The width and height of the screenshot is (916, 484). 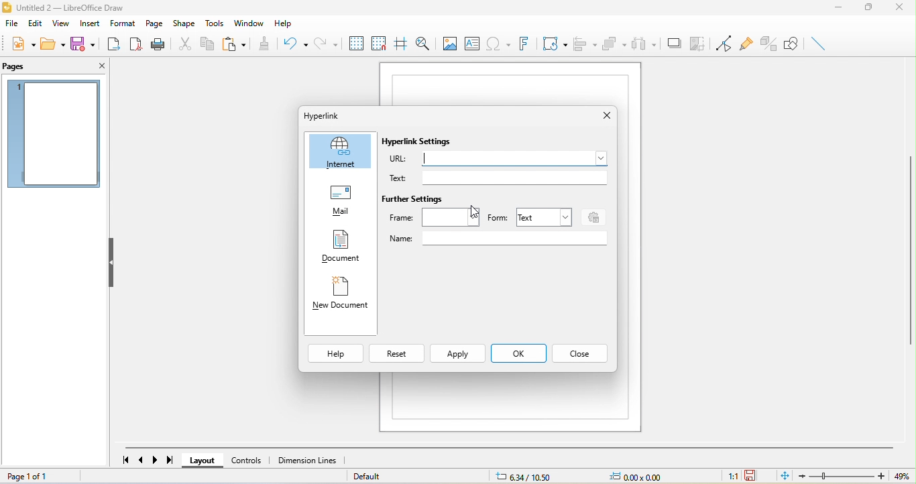 I want to click on minimize, so click(x=838, y=7).